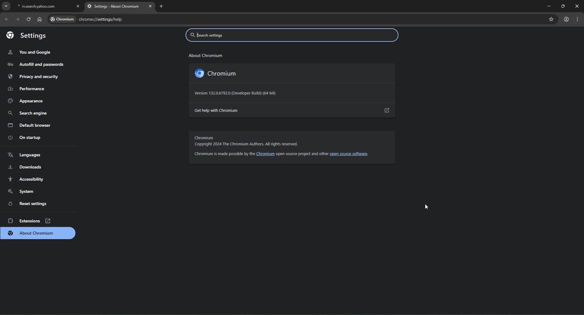 The image size is (584, 315). Describe the element at coordinates (31, 154) in the screenshot. I see `Languages` at that location.